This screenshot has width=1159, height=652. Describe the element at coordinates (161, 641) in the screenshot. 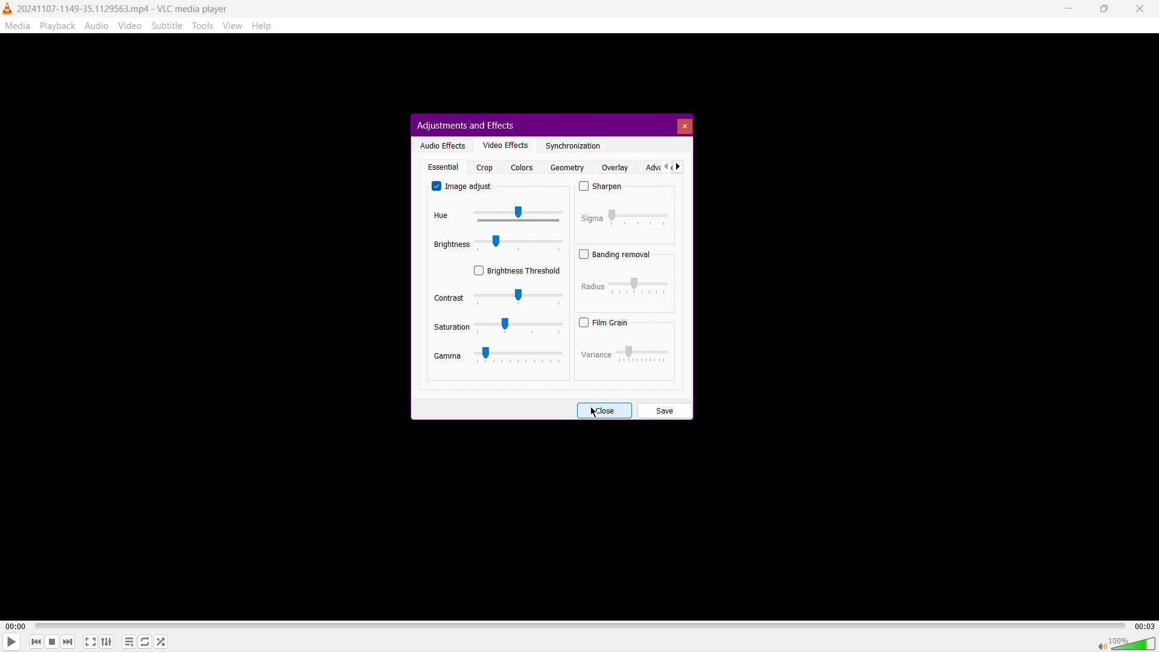

I see `Random` at that location.